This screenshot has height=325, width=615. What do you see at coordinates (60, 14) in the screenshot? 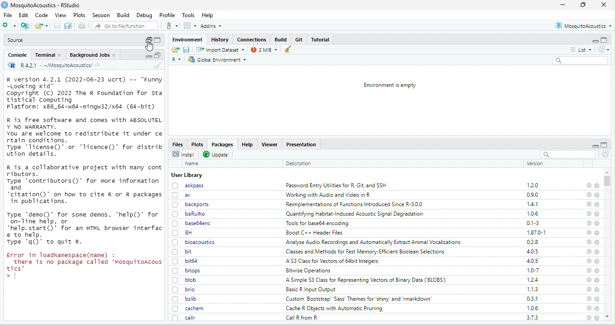
I see `View` at bounding box center [60, 14].